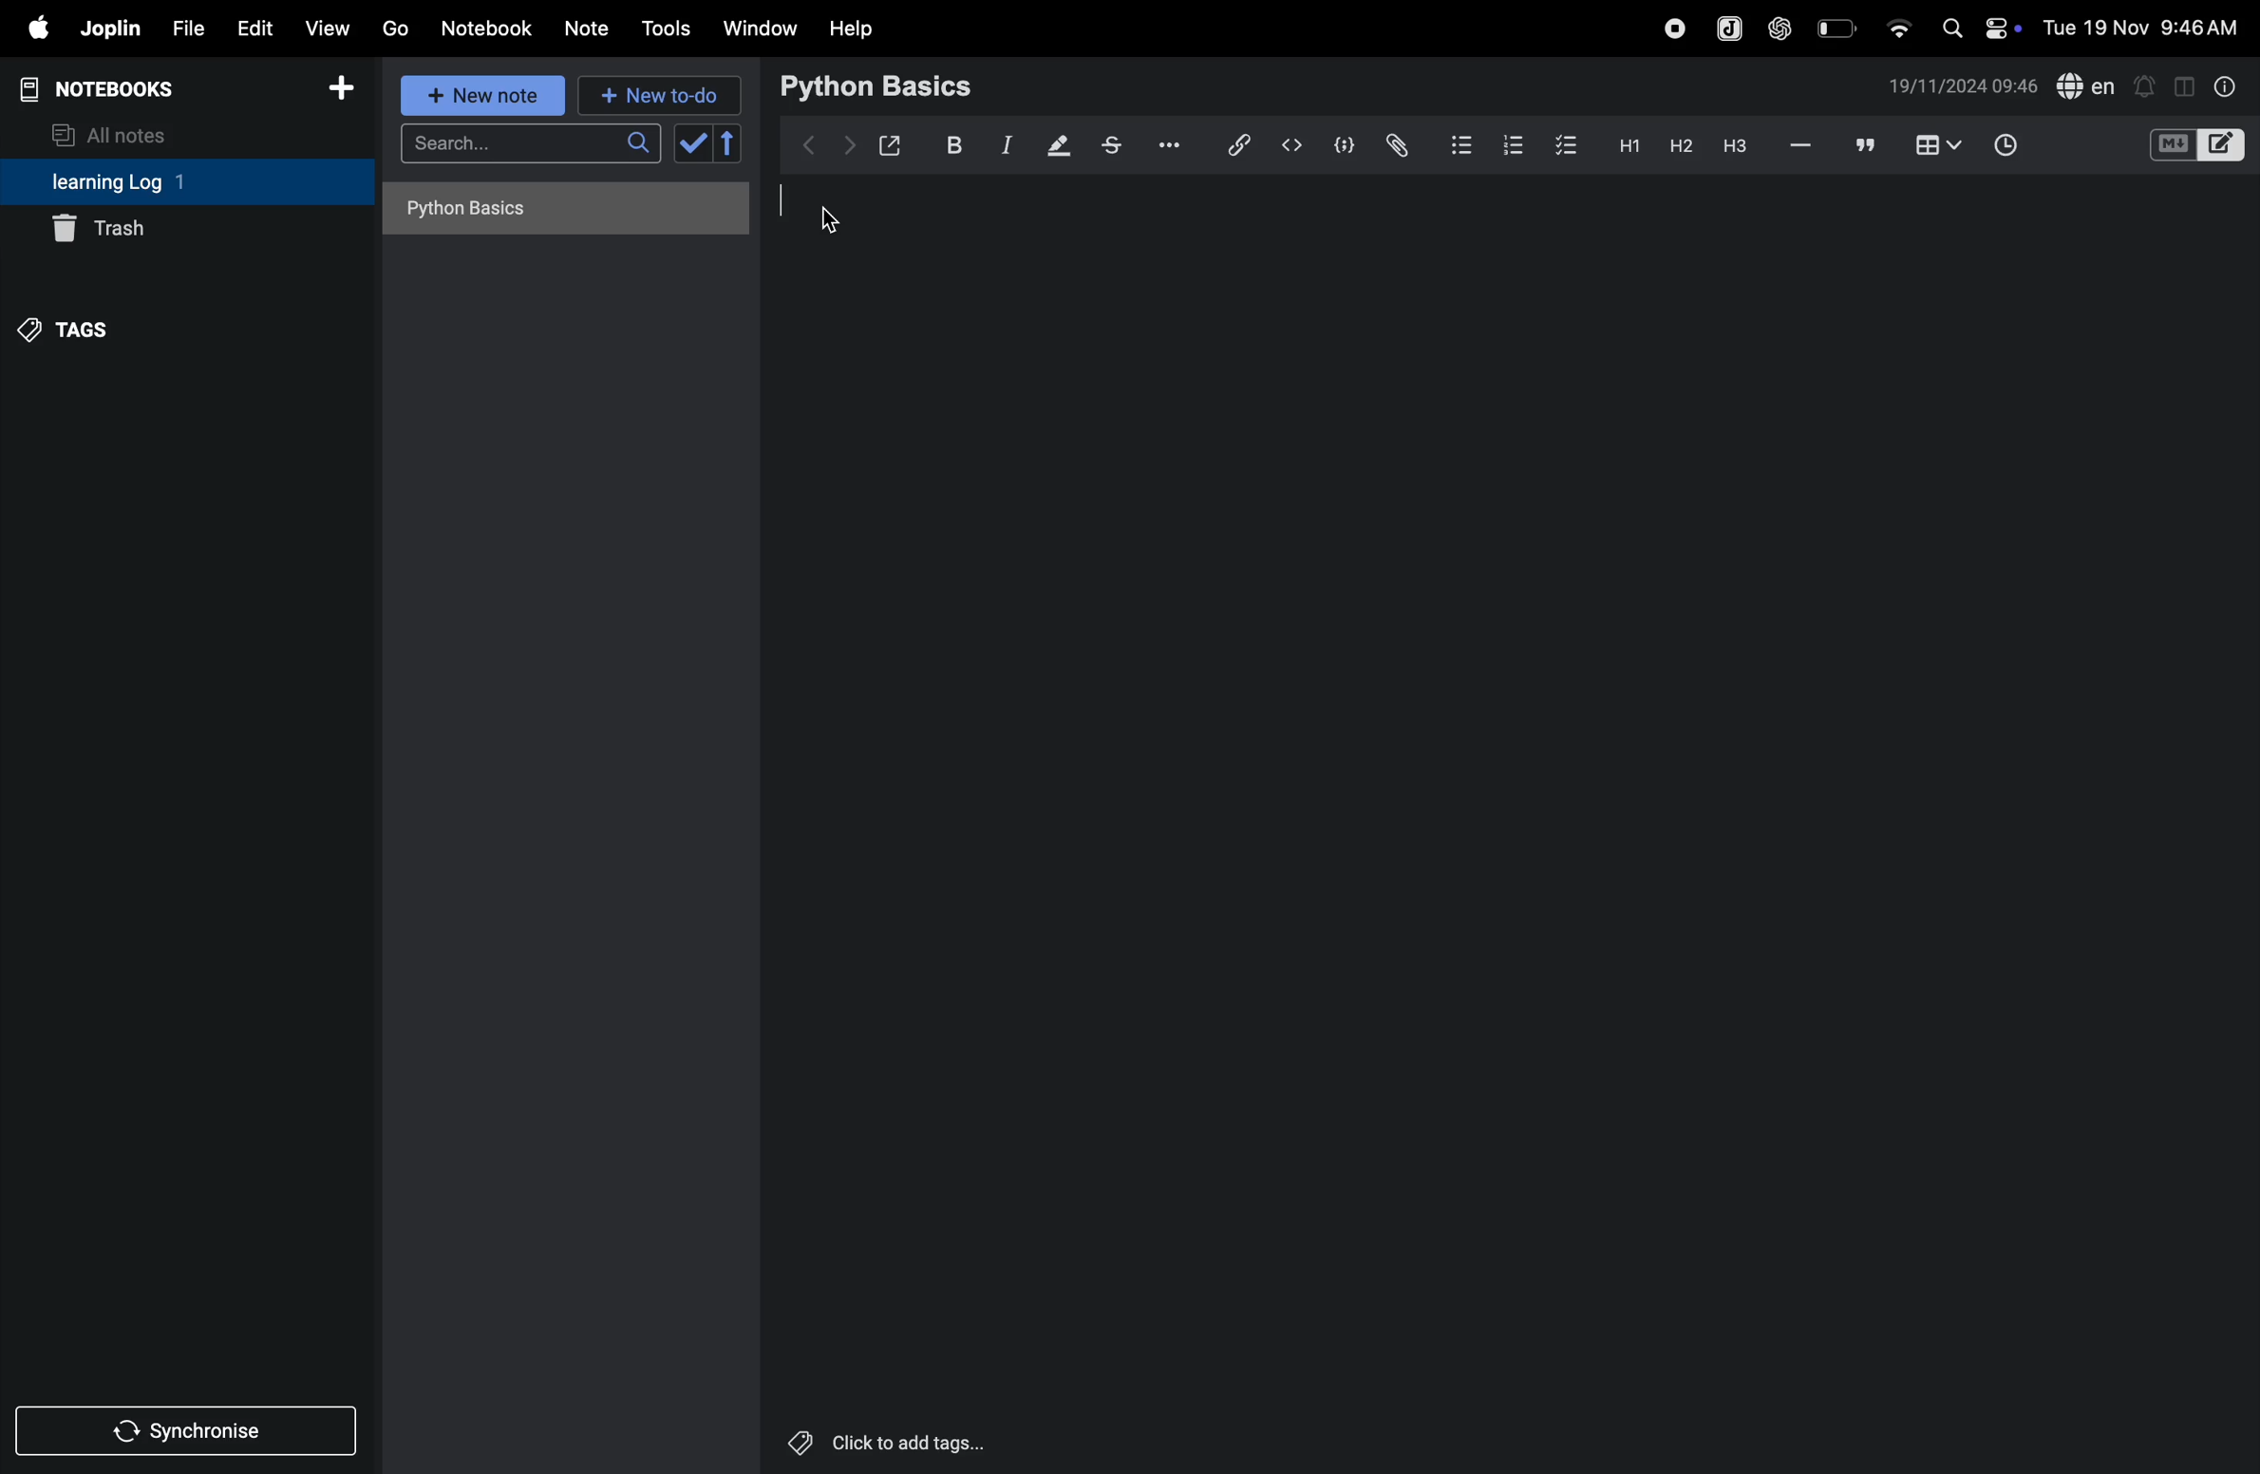 The width and height of the screenshot is (2260, 1474). Describe the element at coordinates (1801, 146) in the screenshot. I see `hifen` at that location.